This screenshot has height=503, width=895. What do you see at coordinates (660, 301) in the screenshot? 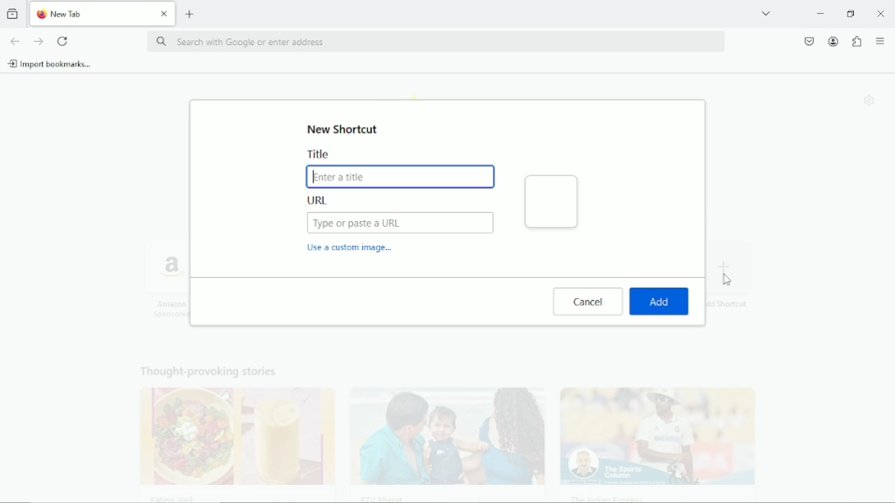
I see `Add` at bounding box center [660, 301].